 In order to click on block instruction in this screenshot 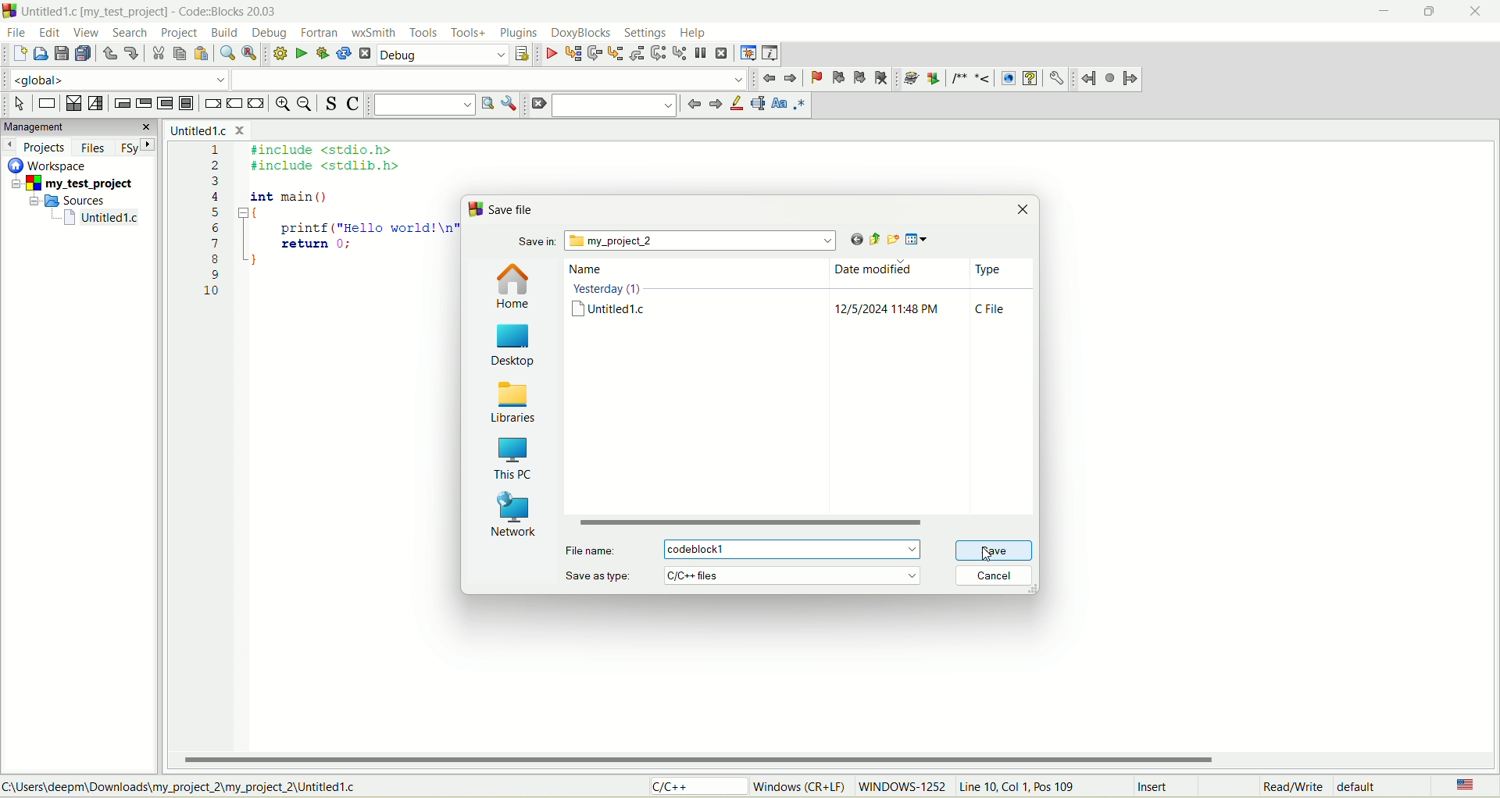, I will do `click(186, 104)`.